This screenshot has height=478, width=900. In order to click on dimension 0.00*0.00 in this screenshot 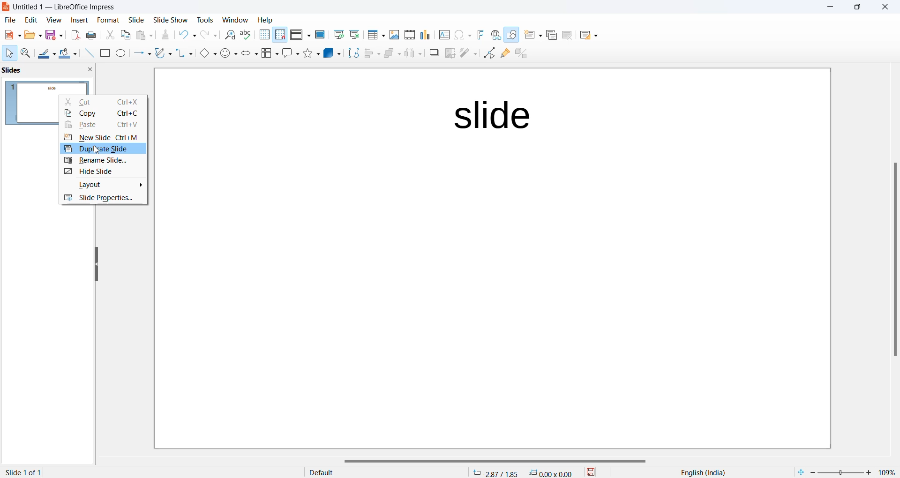, I will do `click(553, 473)`.